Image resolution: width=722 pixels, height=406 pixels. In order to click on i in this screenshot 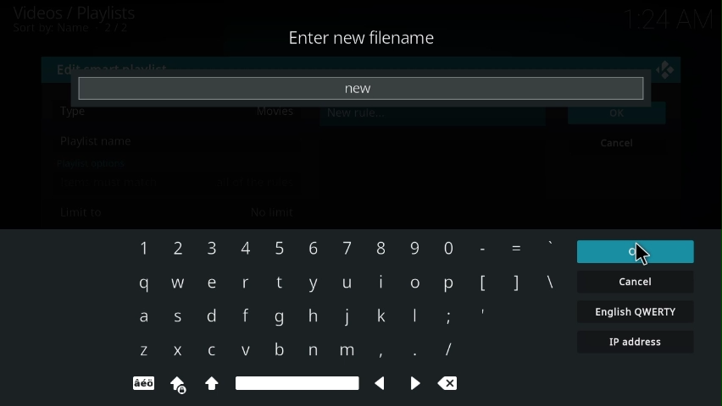, I will do `click(380, 281)`.